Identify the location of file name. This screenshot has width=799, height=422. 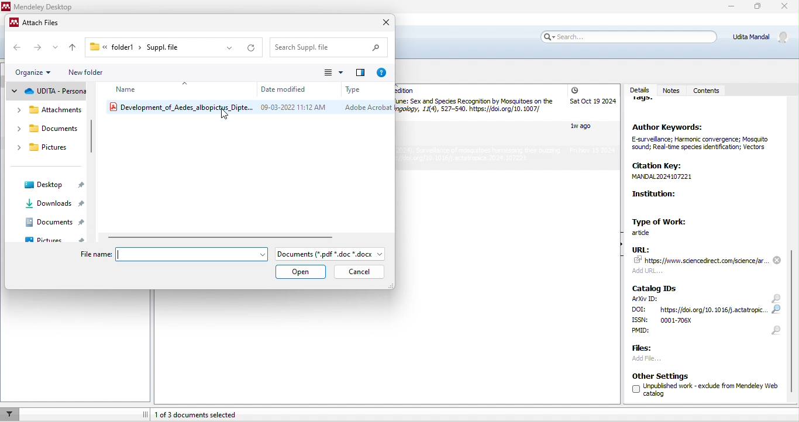
(97, 254).